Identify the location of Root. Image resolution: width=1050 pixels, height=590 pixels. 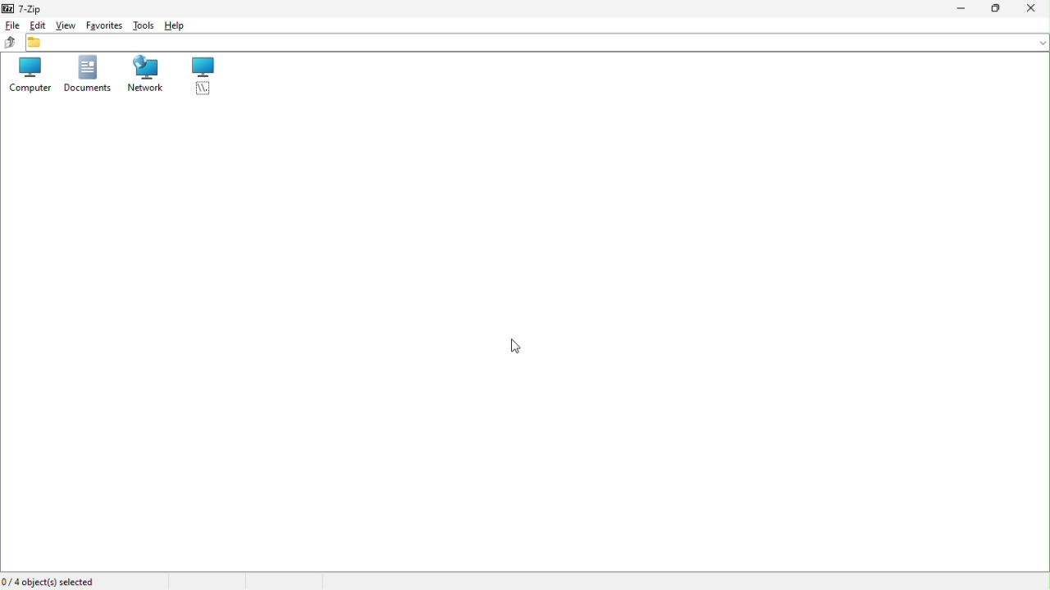
(206, 78).